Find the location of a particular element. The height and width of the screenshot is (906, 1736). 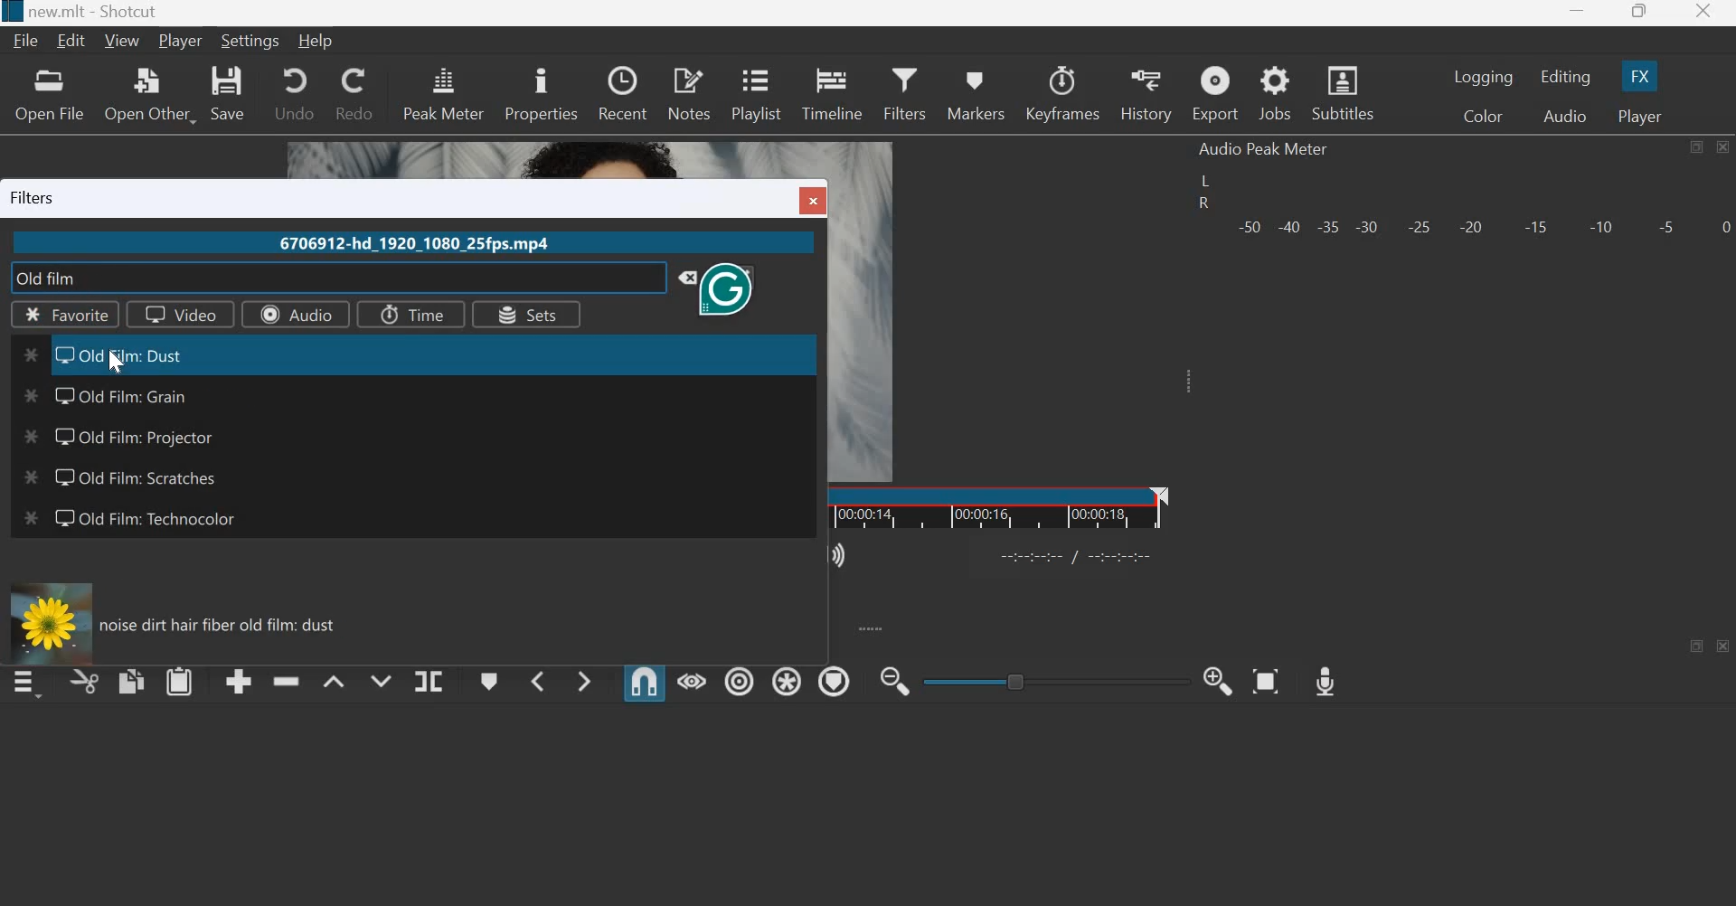

Old film: Scratches is located at coordinates (164, 476).